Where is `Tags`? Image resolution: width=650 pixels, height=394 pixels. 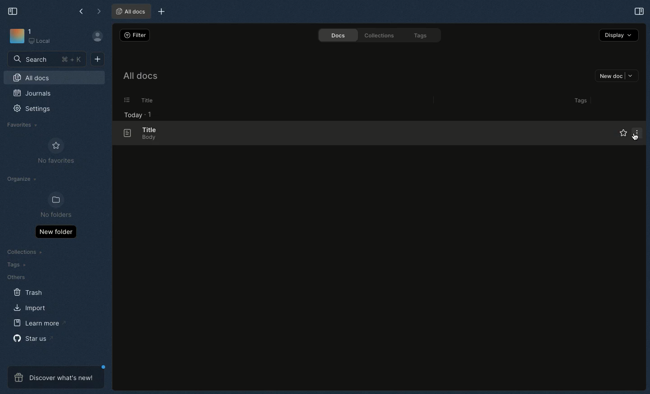 Tags is located at coordinates (422, 36).